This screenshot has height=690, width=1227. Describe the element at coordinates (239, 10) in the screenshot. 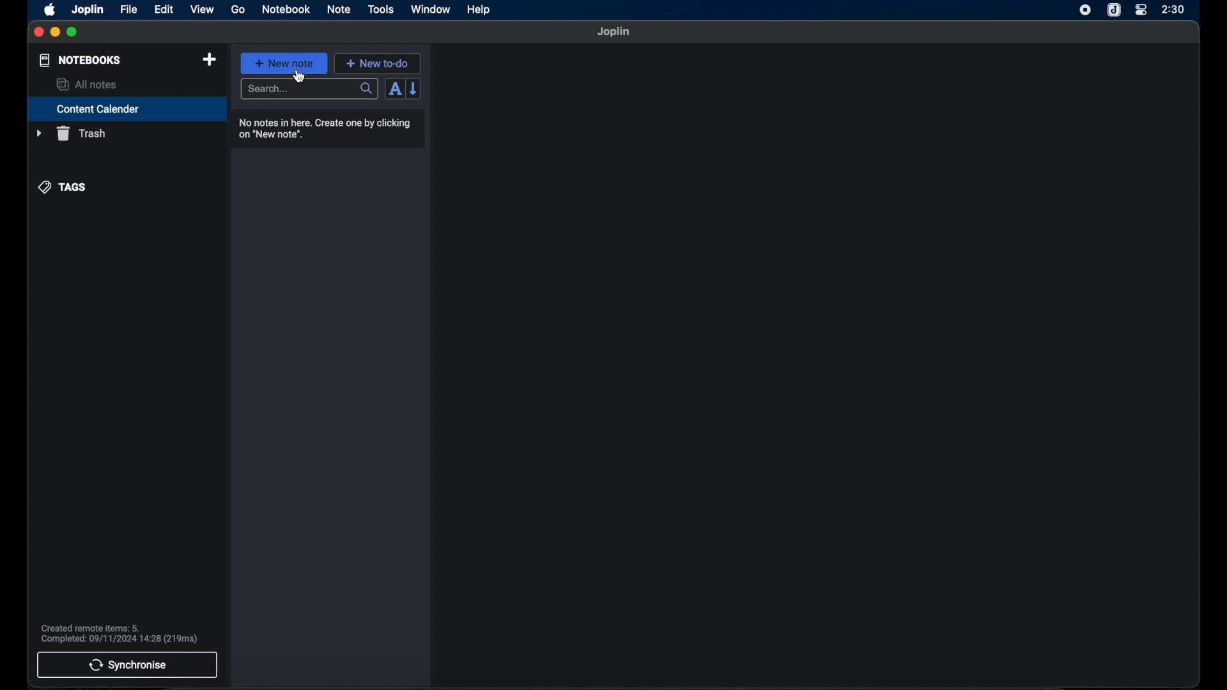

I see `go` at that location.